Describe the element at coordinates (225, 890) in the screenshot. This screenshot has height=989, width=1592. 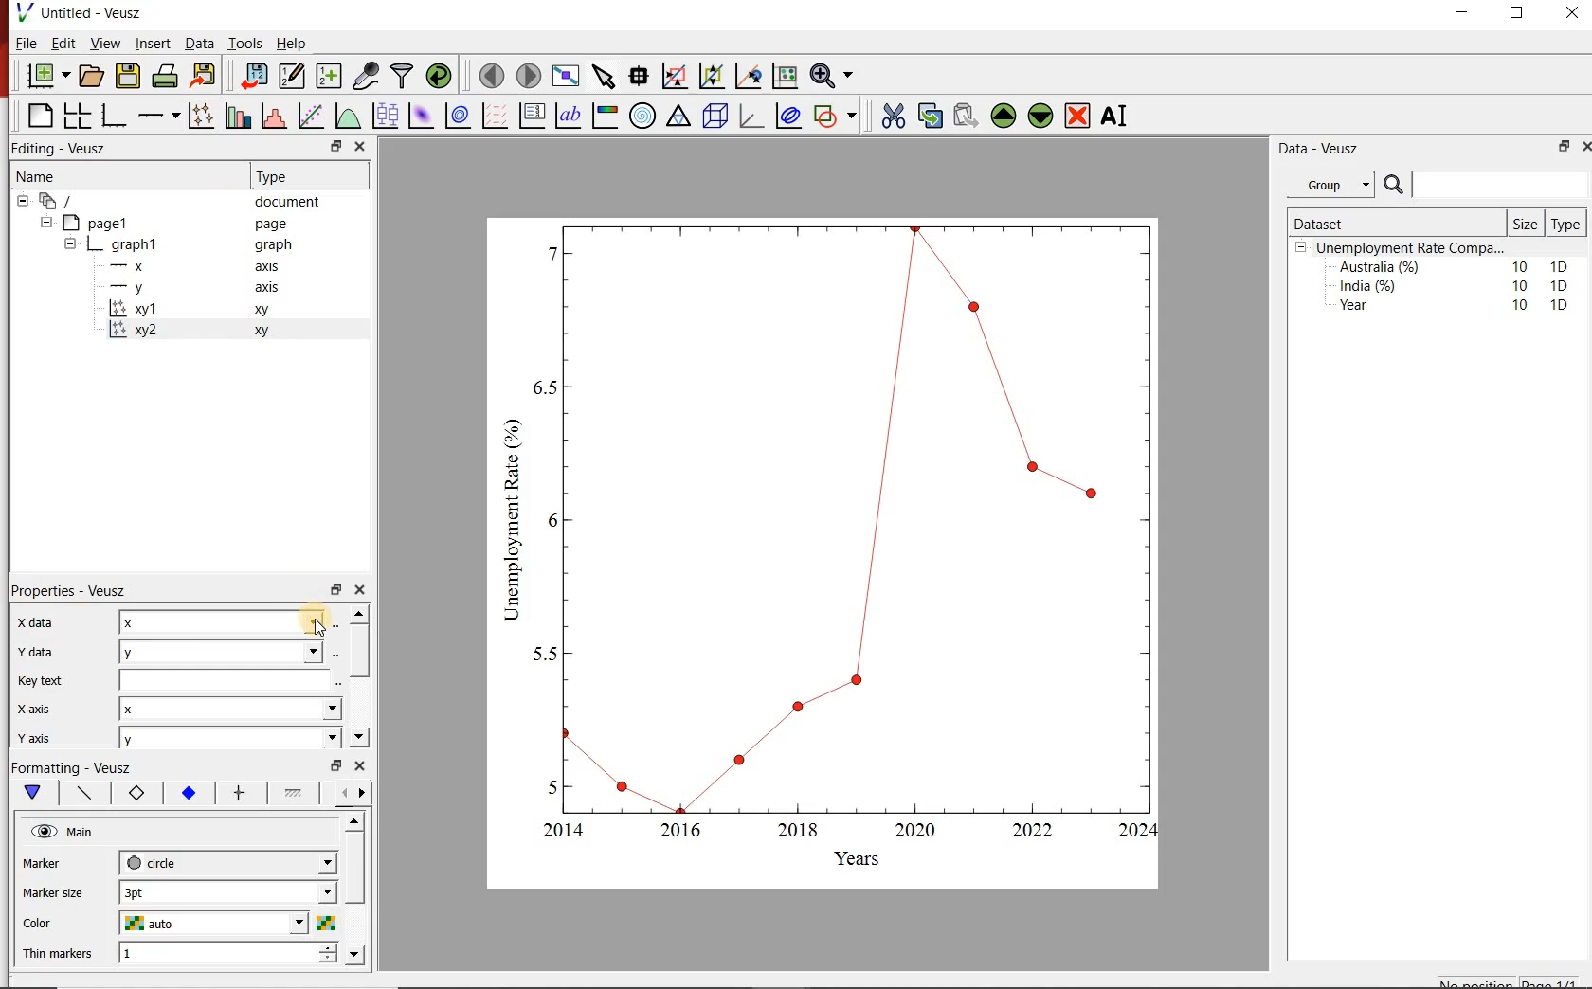
I see `1 pt` at that location.